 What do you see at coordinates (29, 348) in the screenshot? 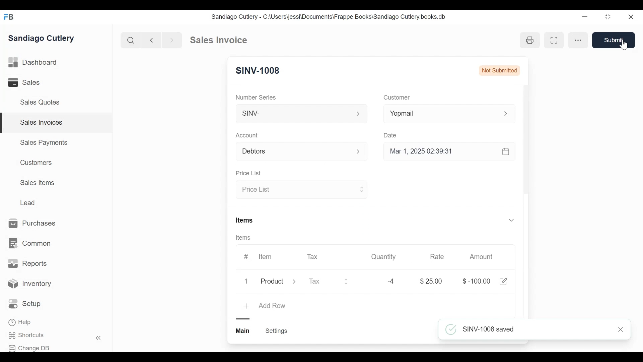
I see ` Change DB` at bounding box center [29, 348].